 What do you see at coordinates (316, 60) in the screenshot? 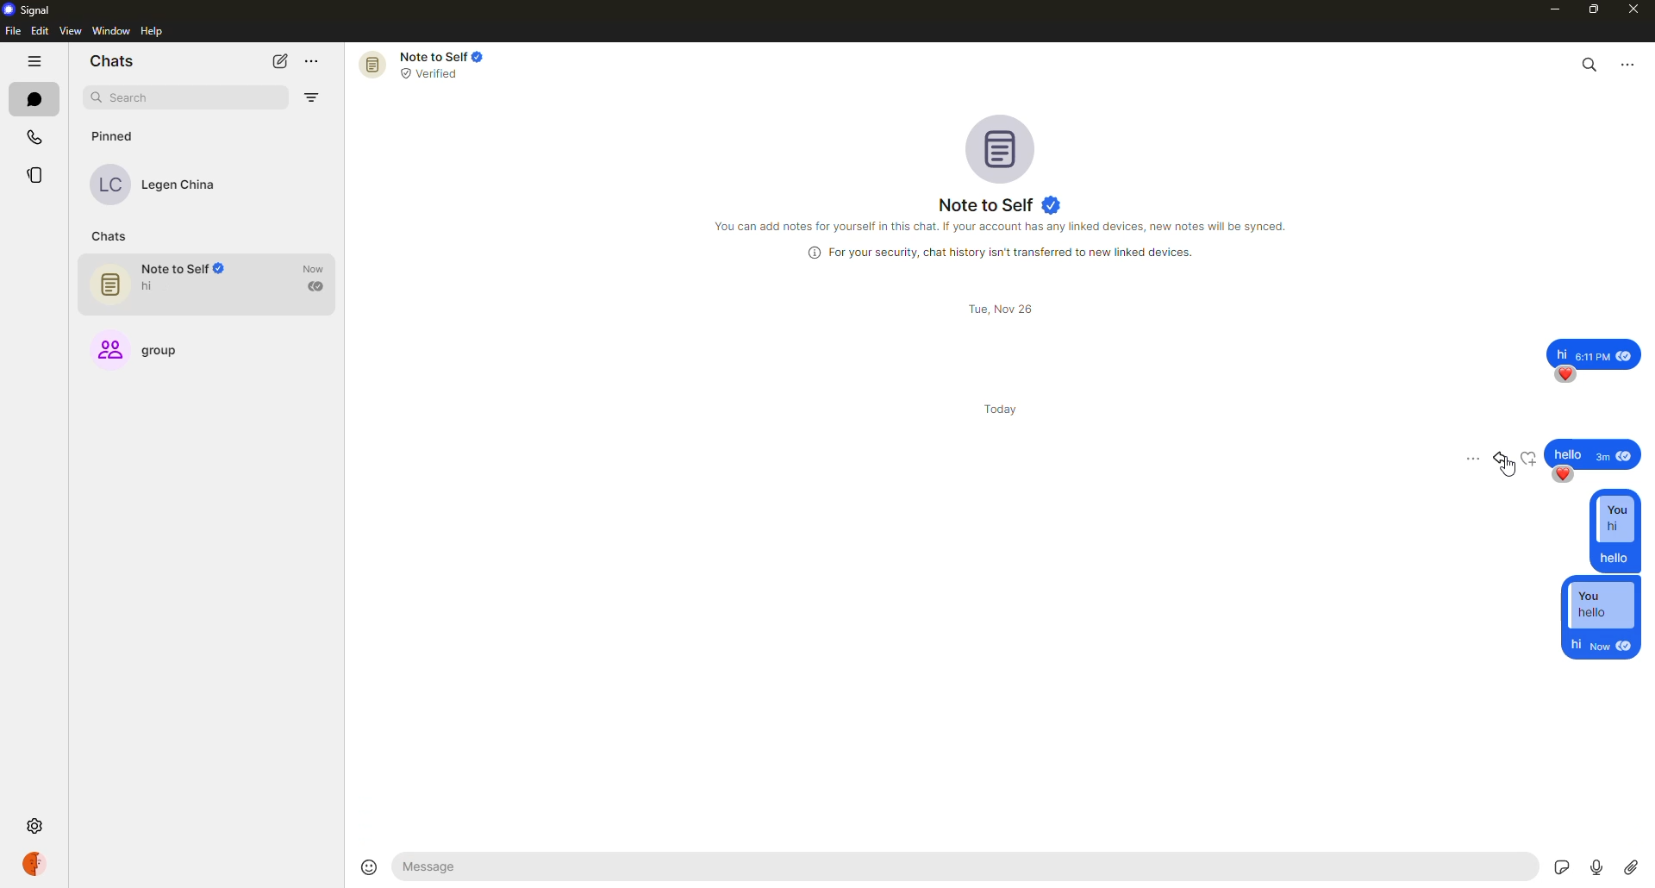
I see `more` at bounding box center [316, 60].